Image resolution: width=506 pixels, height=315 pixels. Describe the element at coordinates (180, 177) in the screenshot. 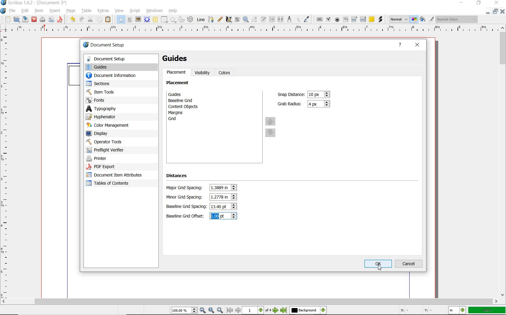

I see `distances` at that location.